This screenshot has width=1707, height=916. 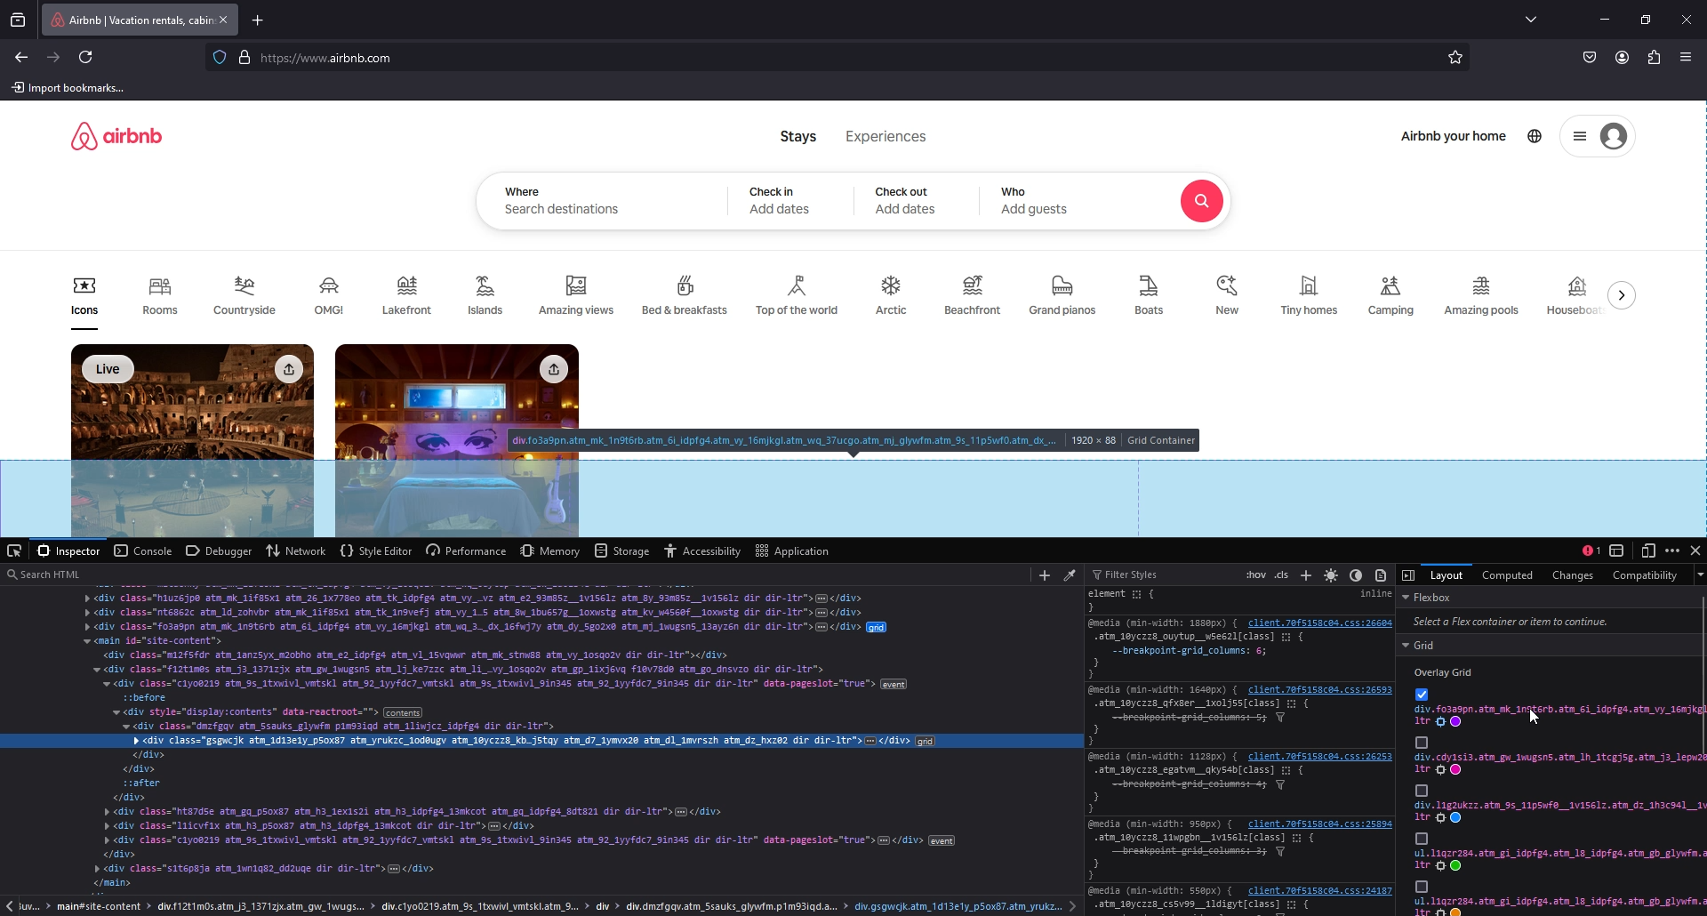 I want to click on world, so click(x=1536, y=135).